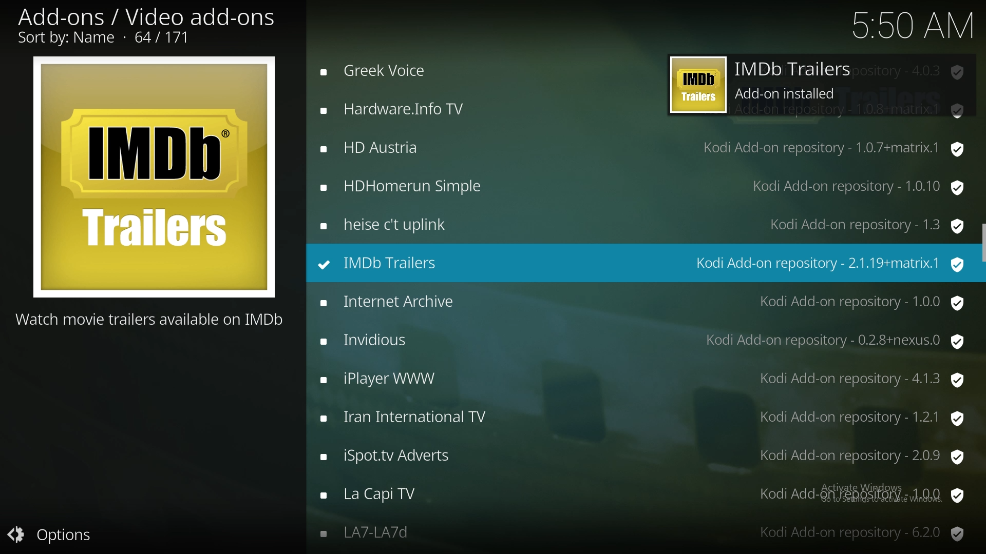  Describe the element at coordinates (58, 535) in the screenshot. I see `options` at that location.